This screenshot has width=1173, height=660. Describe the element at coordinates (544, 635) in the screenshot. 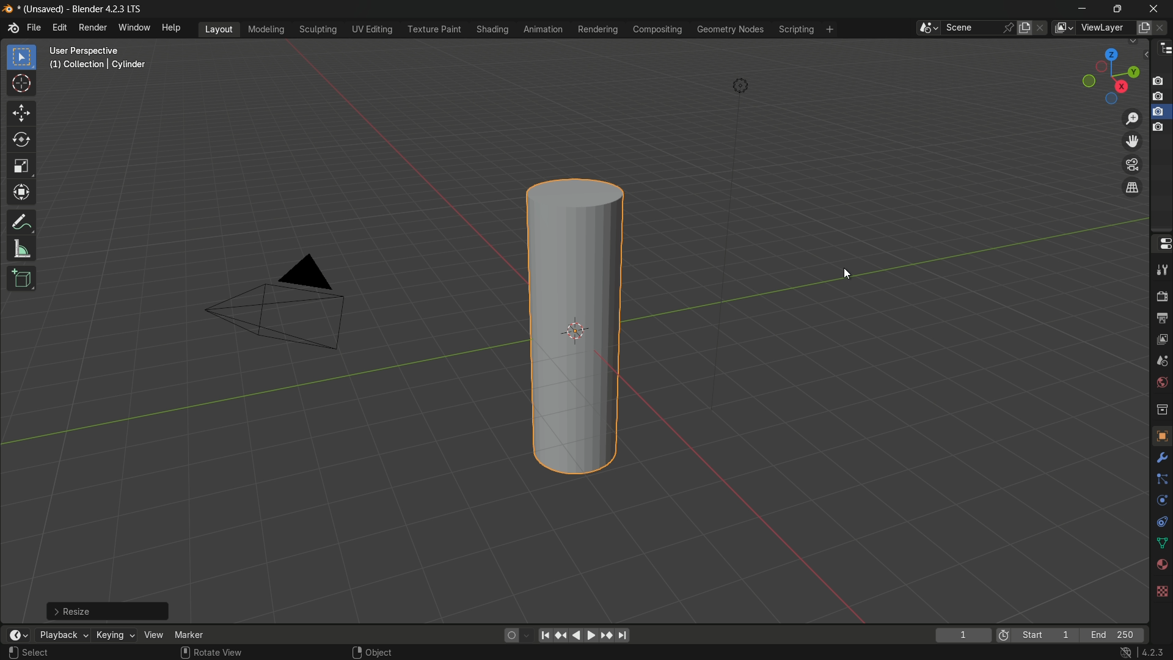

I see `jump to endpoint` at that location.